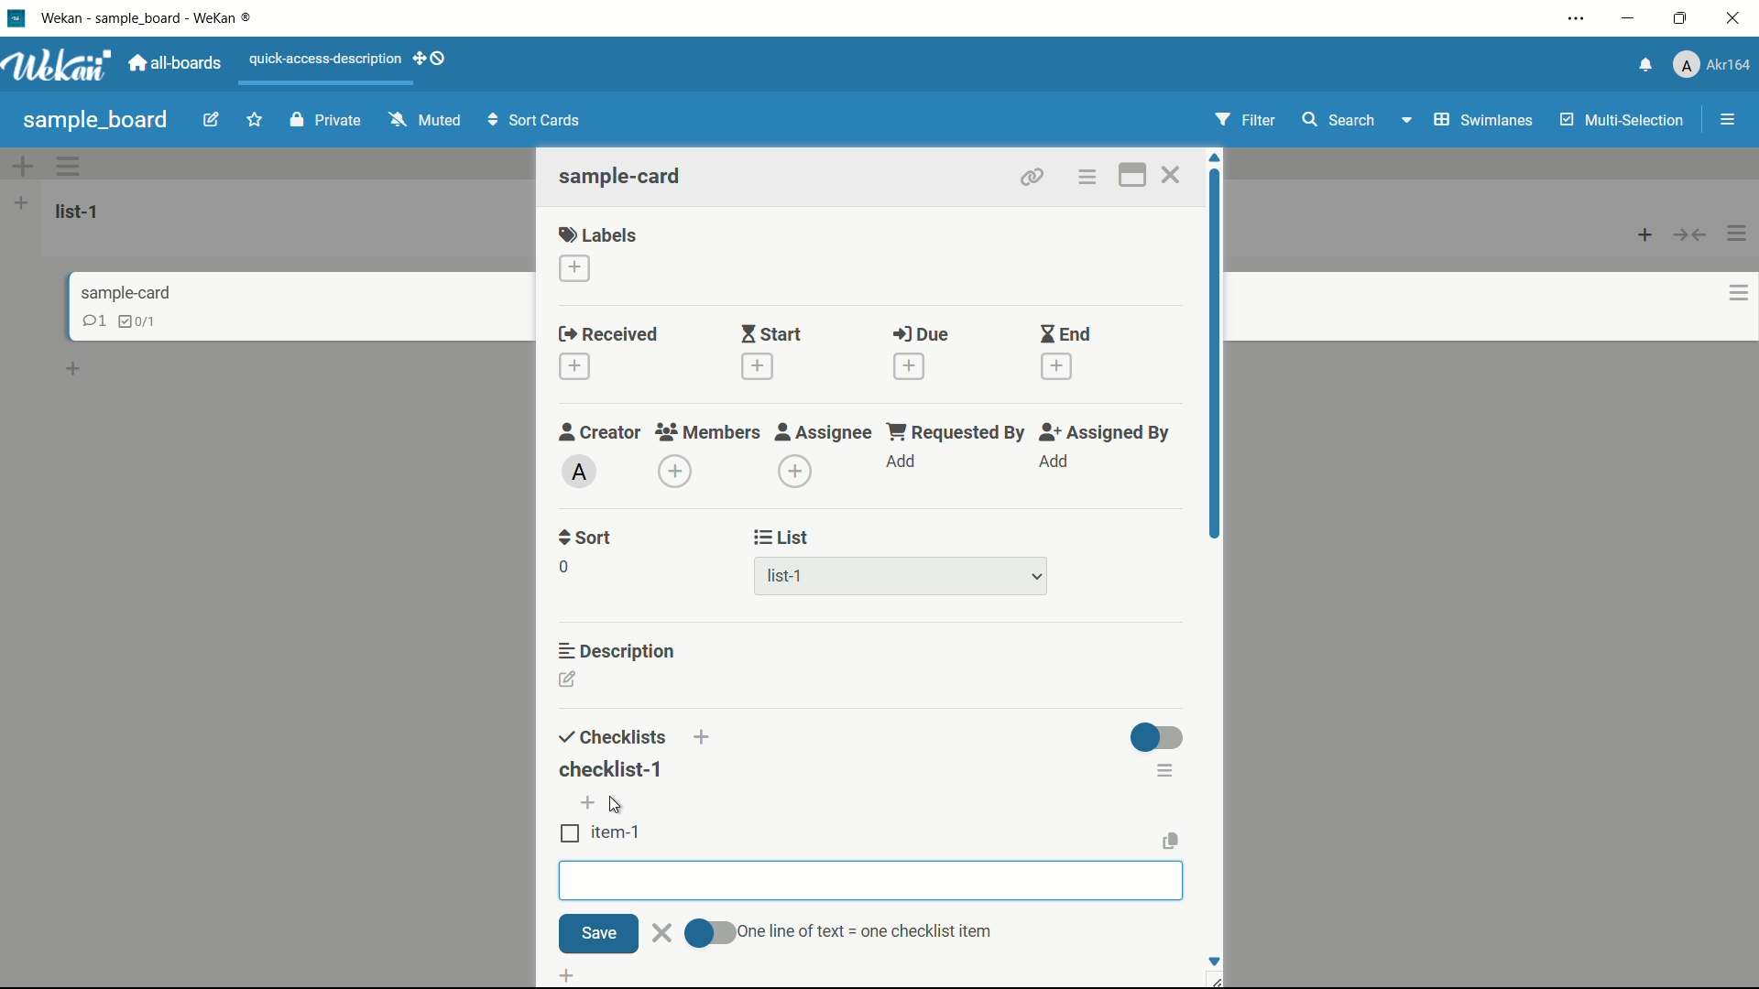 This screenshot has width=1759, height=989. Describe the element at coordinates (1087, 178) in the screenshot. I see `card actions` at that location.